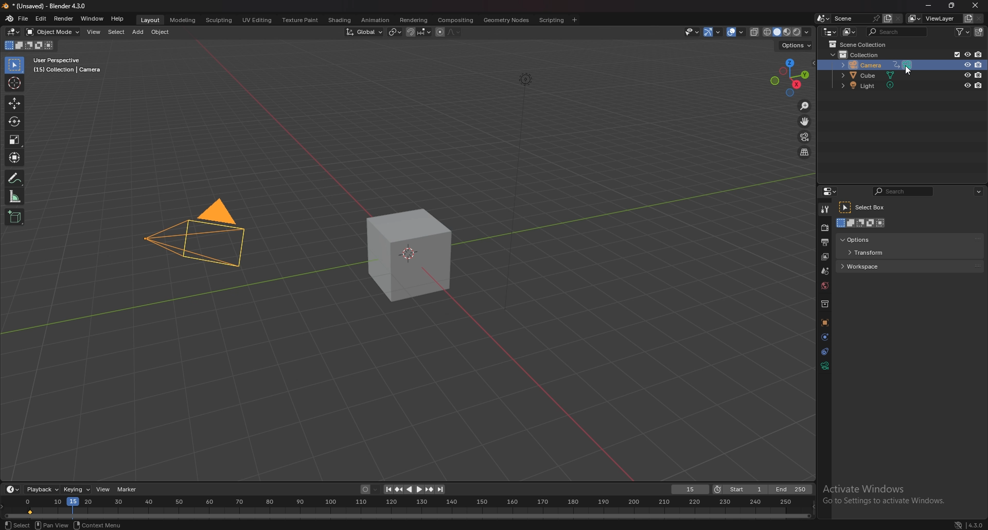  I want to click on world, so click(825, 286).